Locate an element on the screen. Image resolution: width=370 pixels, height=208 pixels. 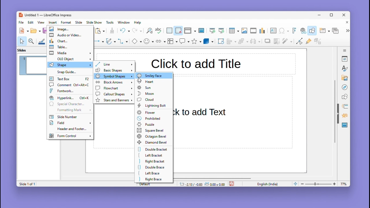
Right bracket is located at coordinates (152, 161).